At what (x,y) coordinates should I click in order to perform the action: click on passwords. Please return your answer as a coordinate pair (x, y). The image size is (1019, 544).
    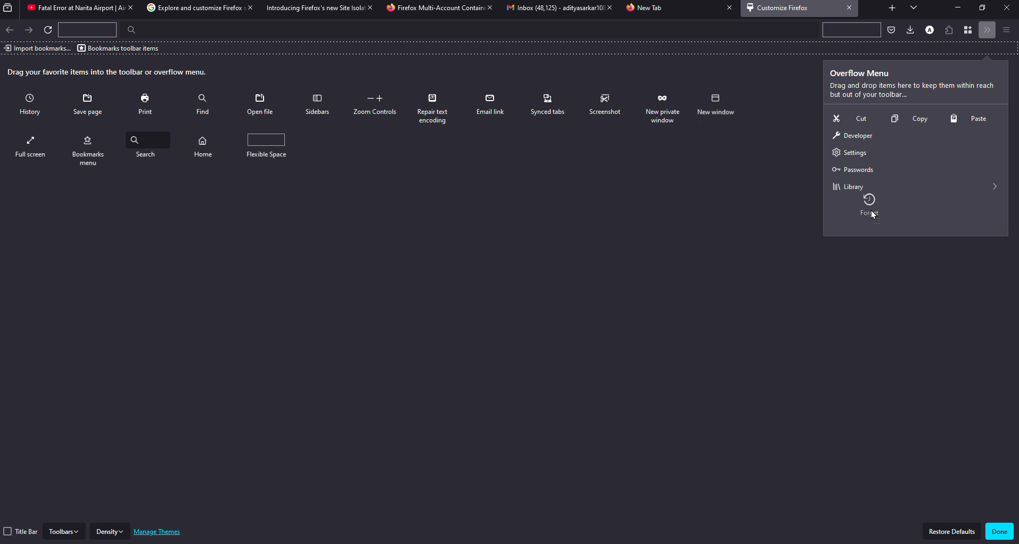
    Looking at the image, I should click on (851, 170).